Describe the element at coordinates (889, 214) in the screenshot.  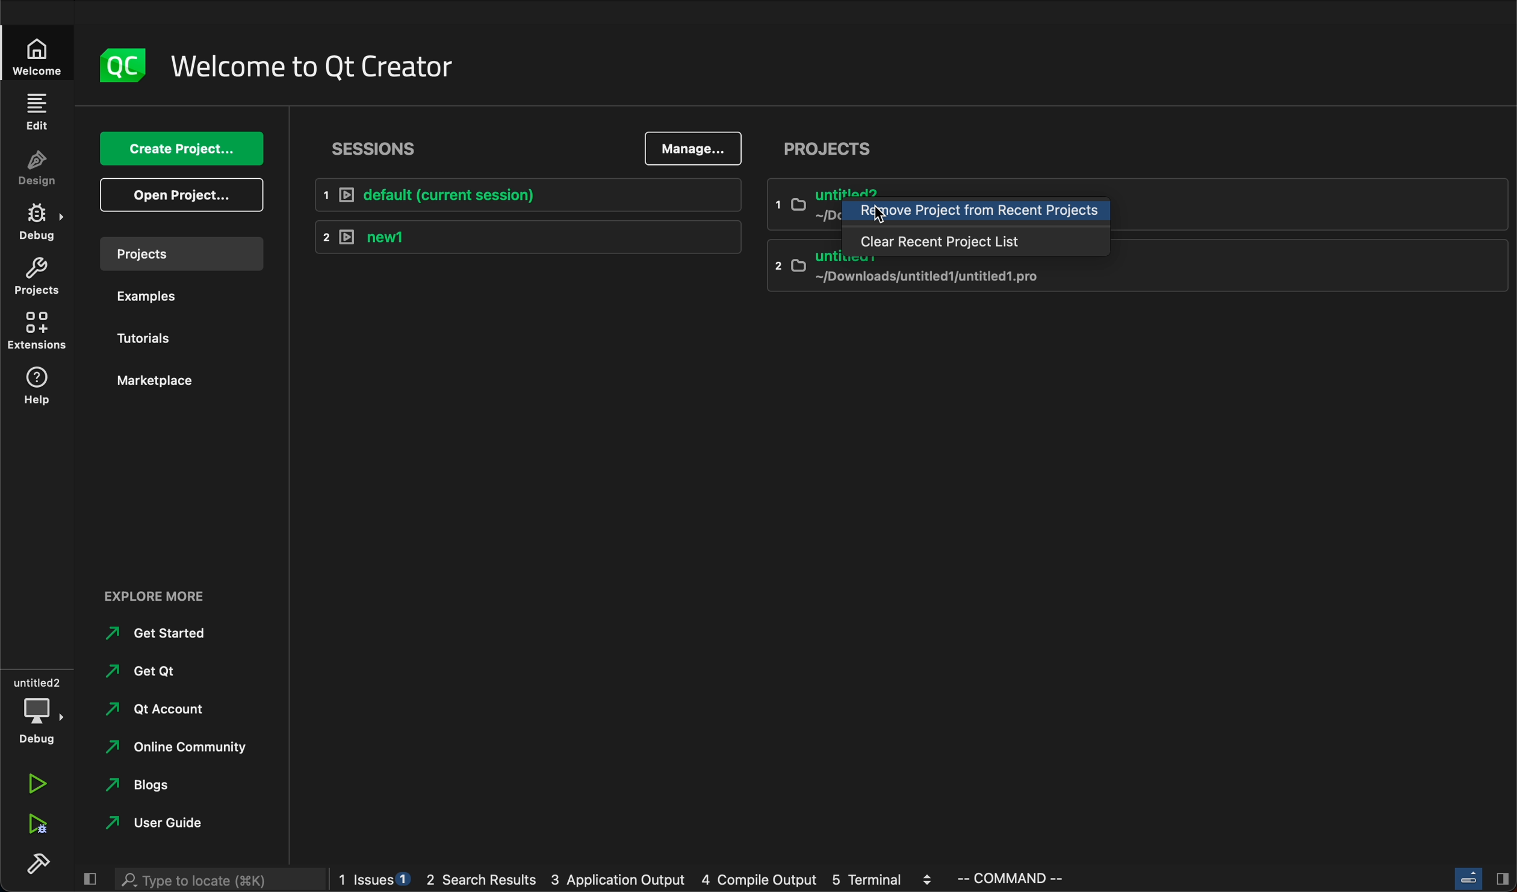
I see `cursor` at that location.